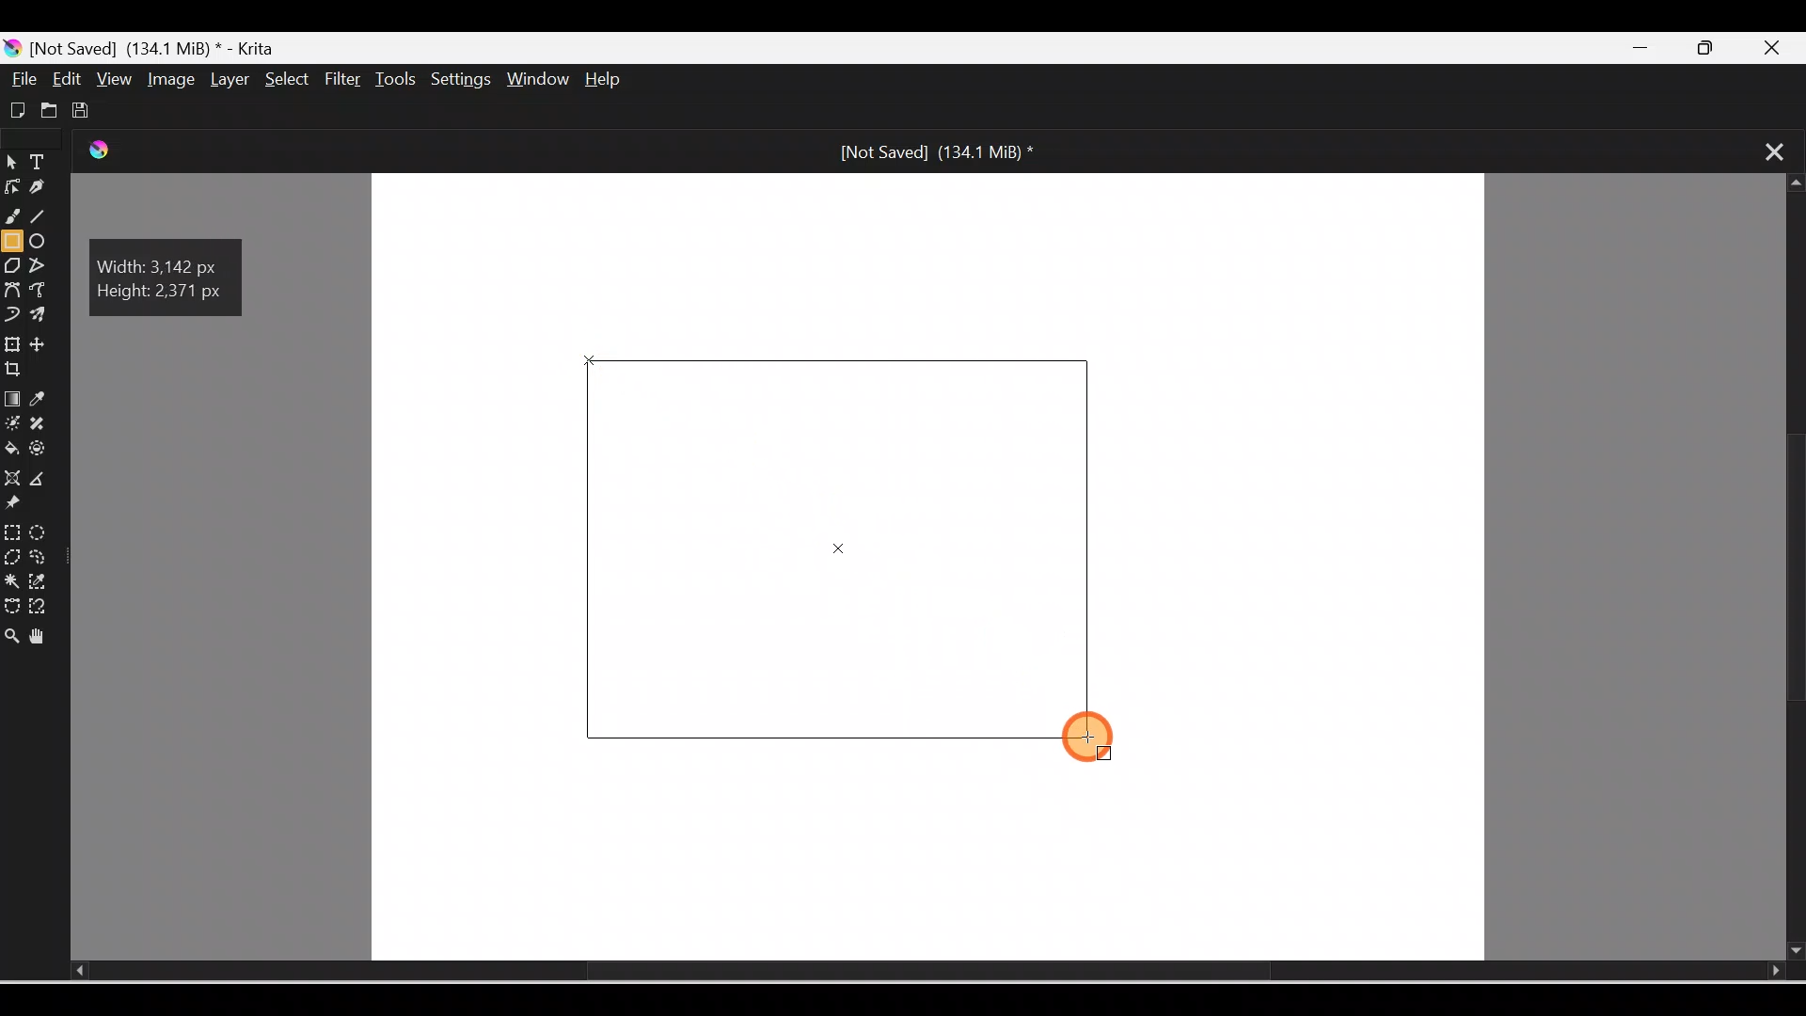 This screenshot has width=1806, height=1016. Describe the element at coordinates (842, 547) in the screenshot. I see `Rectangle on Canvas` at that location.